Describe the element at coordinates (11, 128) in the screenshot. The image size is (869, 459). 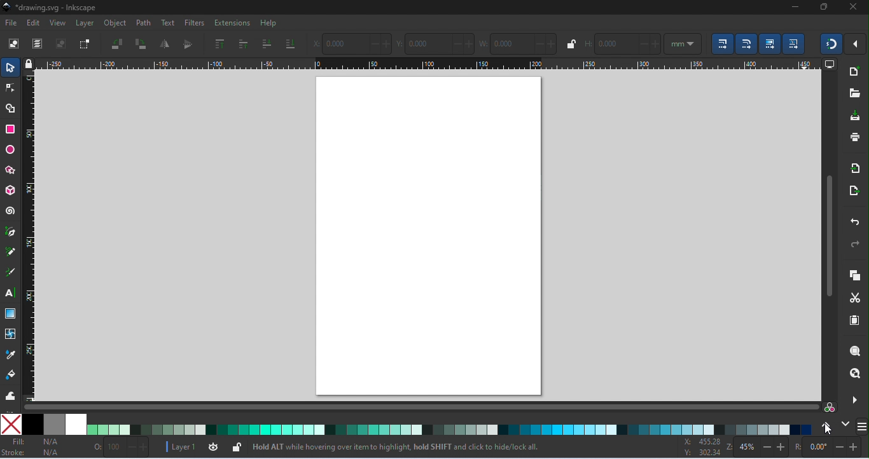
I see `rectangle` at that location.